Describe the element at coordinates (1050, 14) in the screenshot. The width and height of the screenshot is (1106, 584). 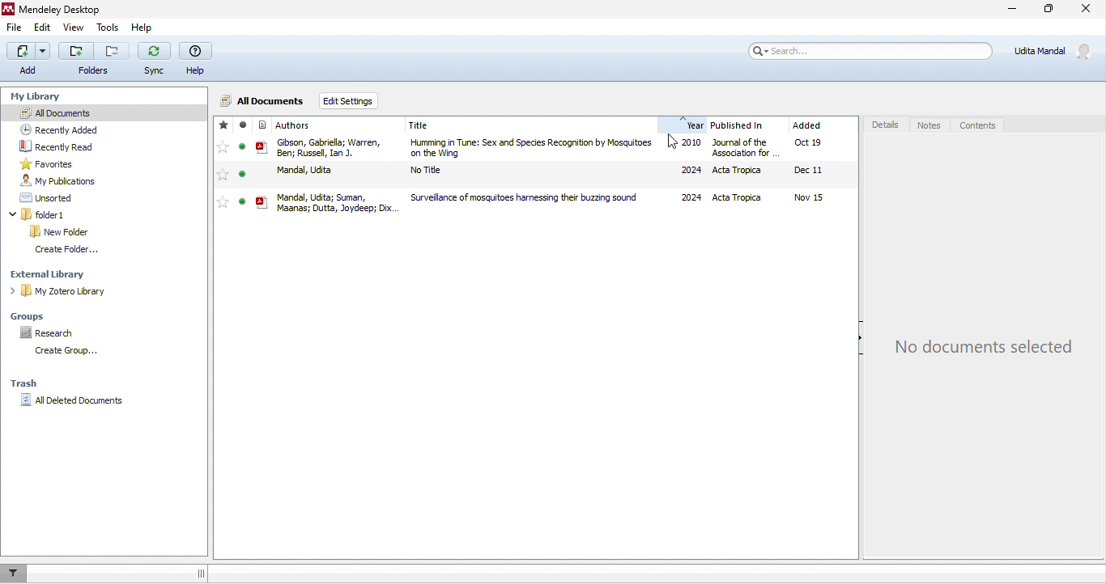
I see `maximize` at that location.